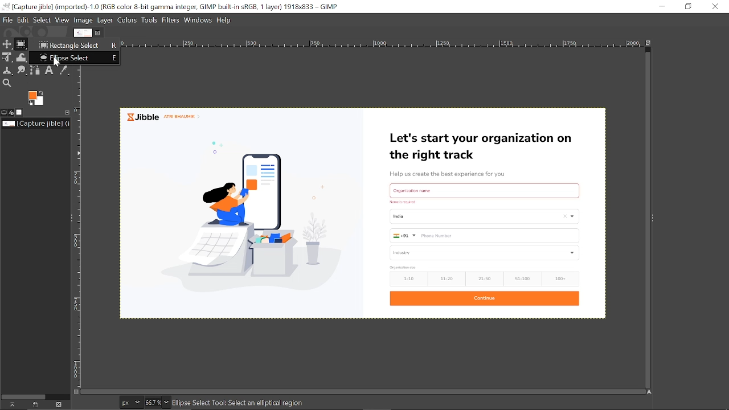  Describe the element at coordinates (715, 6) in the screenshot. I see `Close` at that location.